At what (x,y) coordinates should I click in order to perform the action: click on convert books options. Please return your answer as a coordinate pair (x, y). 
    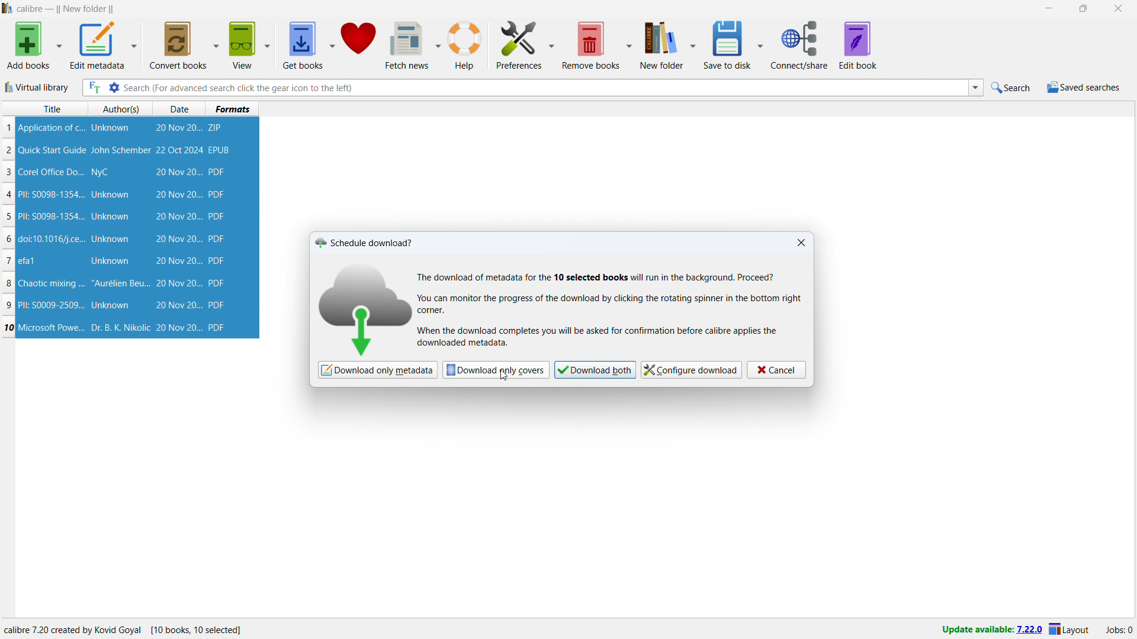
    Looking at the image, I should click on (217, 46).